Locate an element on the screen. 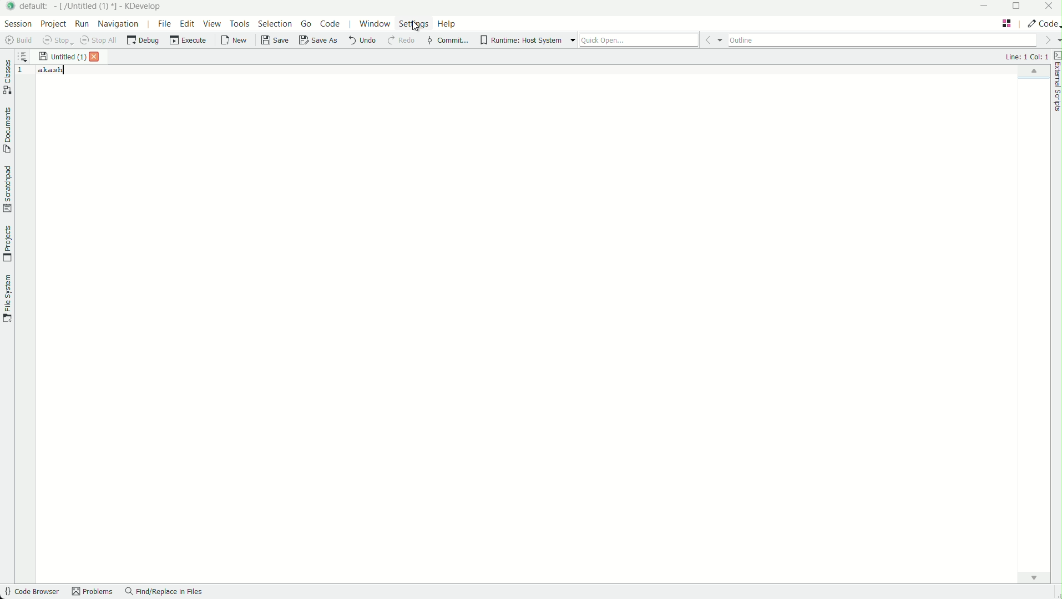  quick open is located at coordinates (639, 40).